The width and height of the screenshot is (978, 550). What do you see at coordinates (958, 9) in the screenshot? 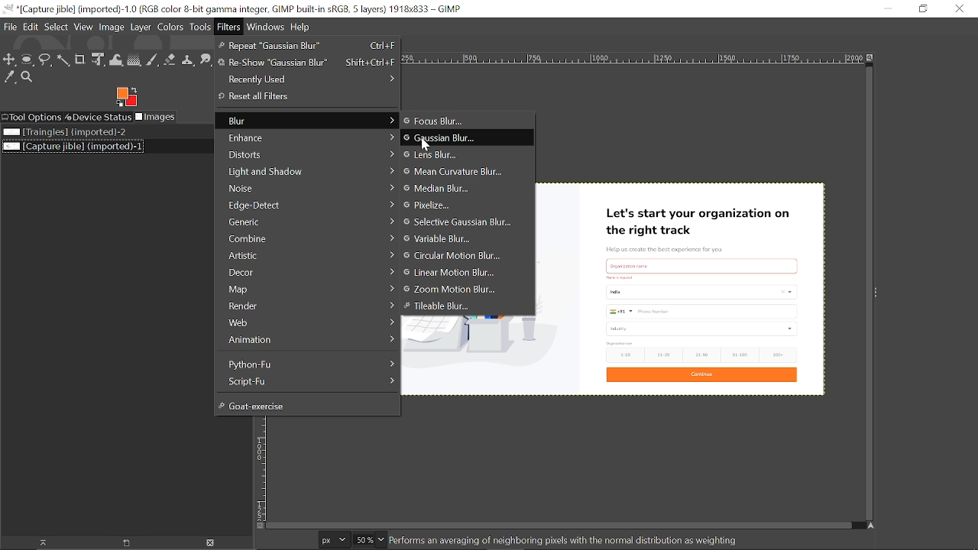
I see `Close` at bounding box center [958, 9].